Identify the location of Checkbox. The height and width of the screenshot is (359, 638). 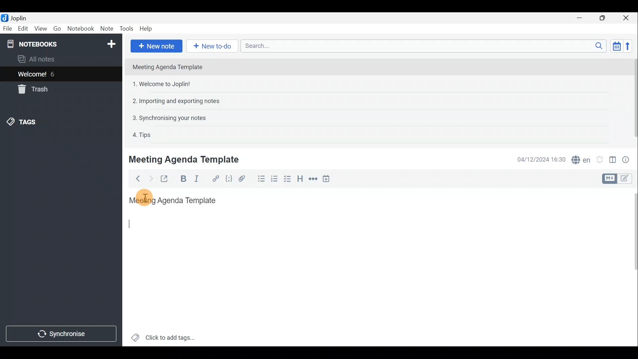
(286, 179).